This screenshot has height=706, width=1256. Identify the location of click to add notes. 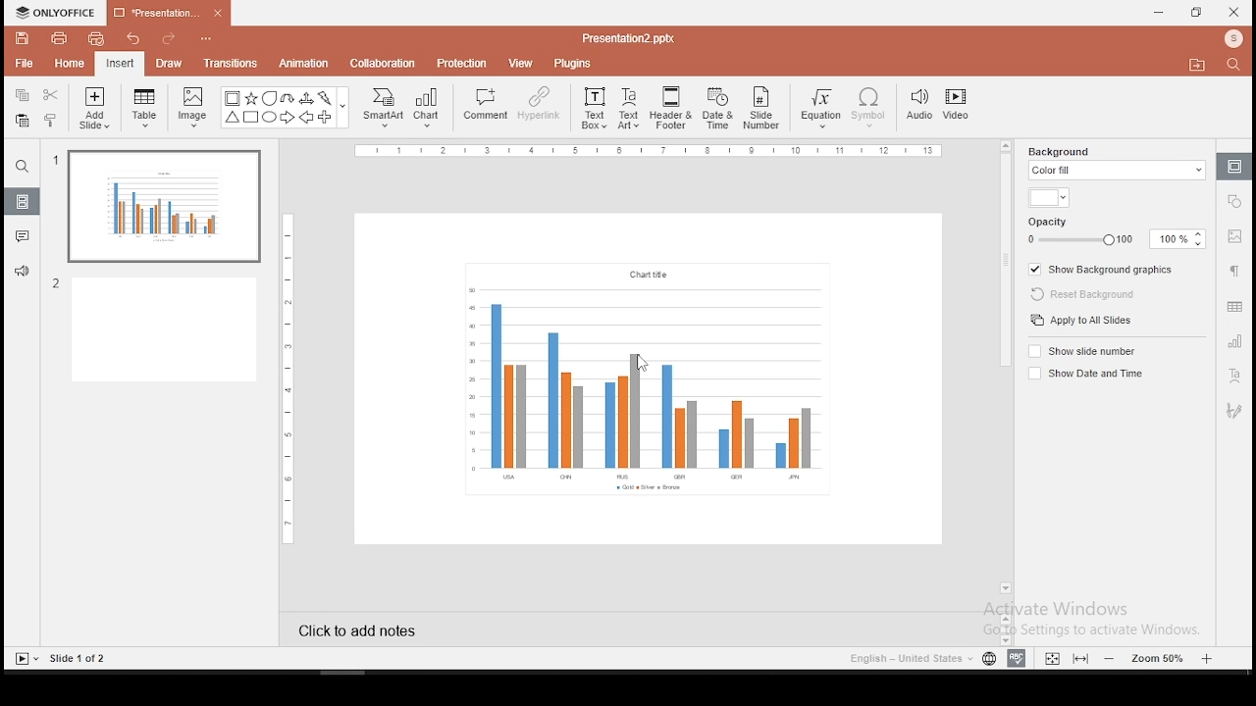
(359, 630).